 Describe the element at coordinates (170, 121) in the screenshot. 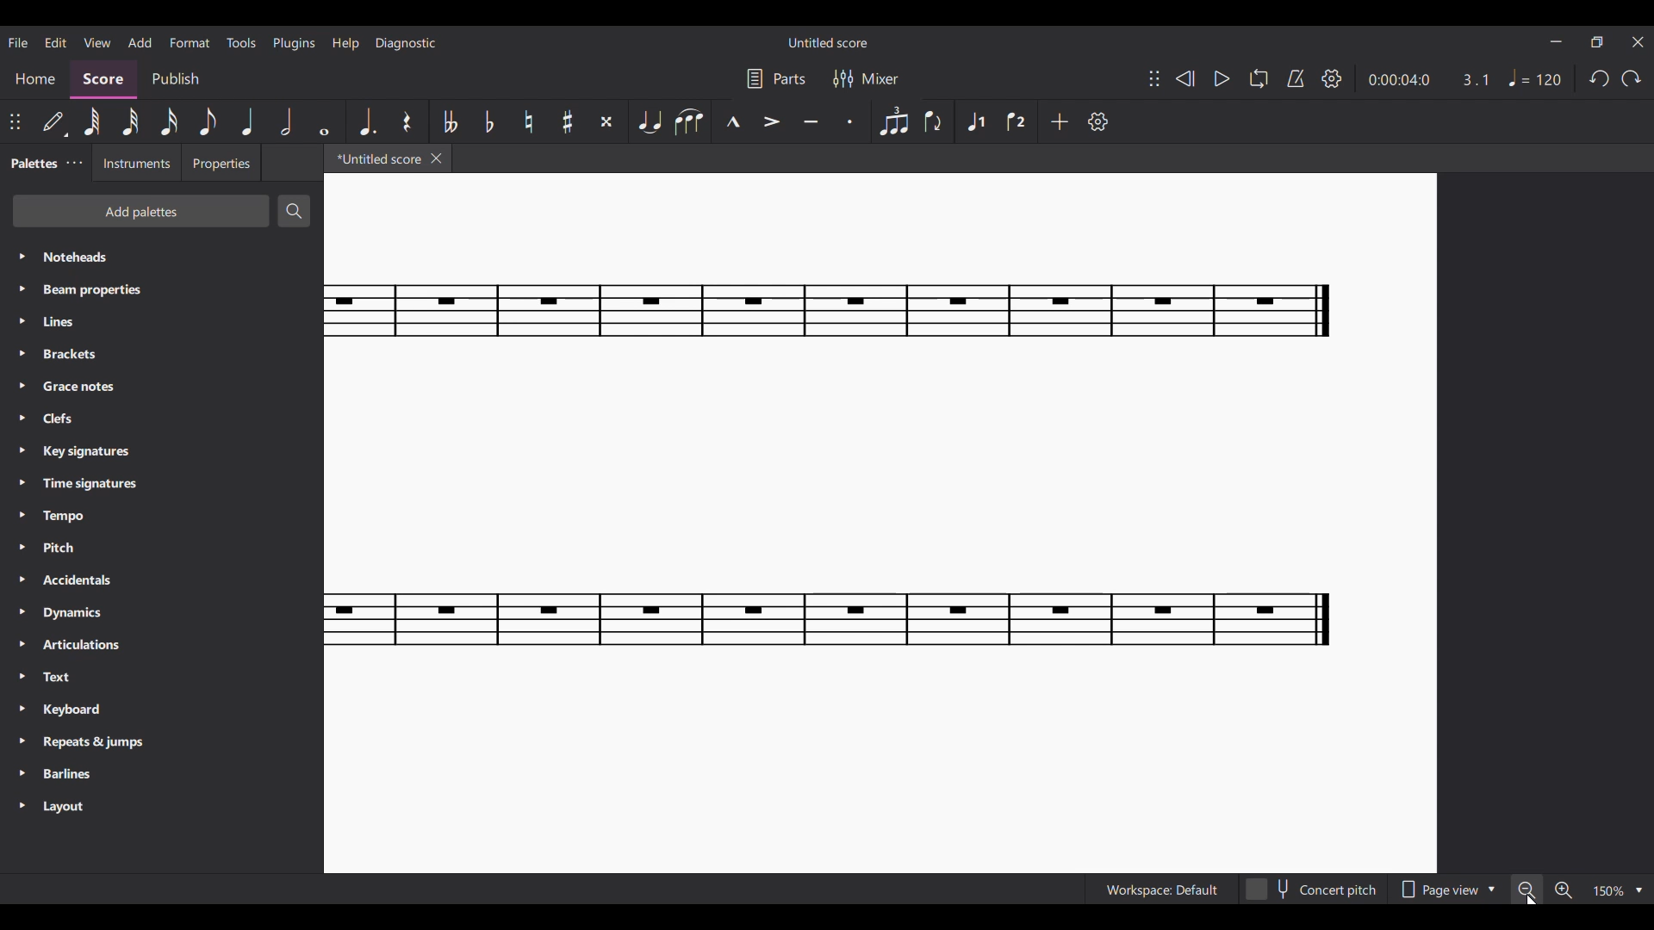

I see `16th note` at that location.